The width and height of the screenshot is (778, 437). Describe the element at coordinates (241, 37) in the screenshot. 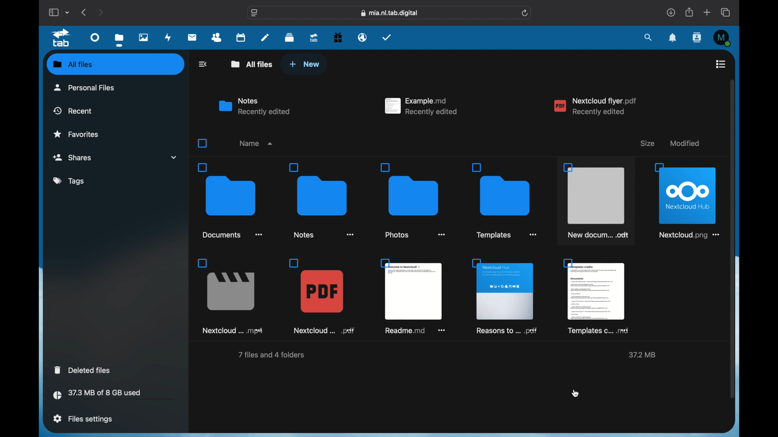

I see `calendar` at that location.